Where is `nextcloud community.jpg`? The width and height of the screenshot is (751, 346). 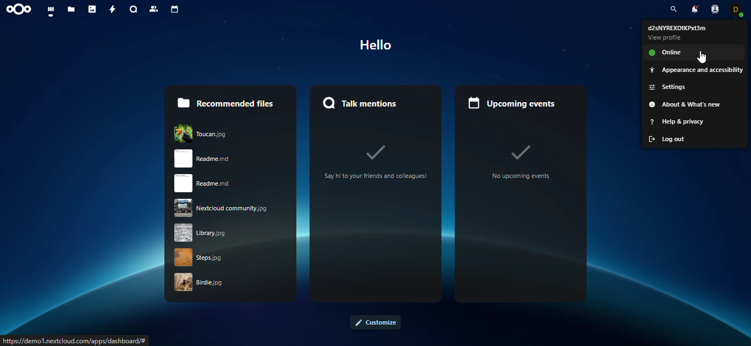 nextcloud community.jpg is located at coordinates (224, 208).